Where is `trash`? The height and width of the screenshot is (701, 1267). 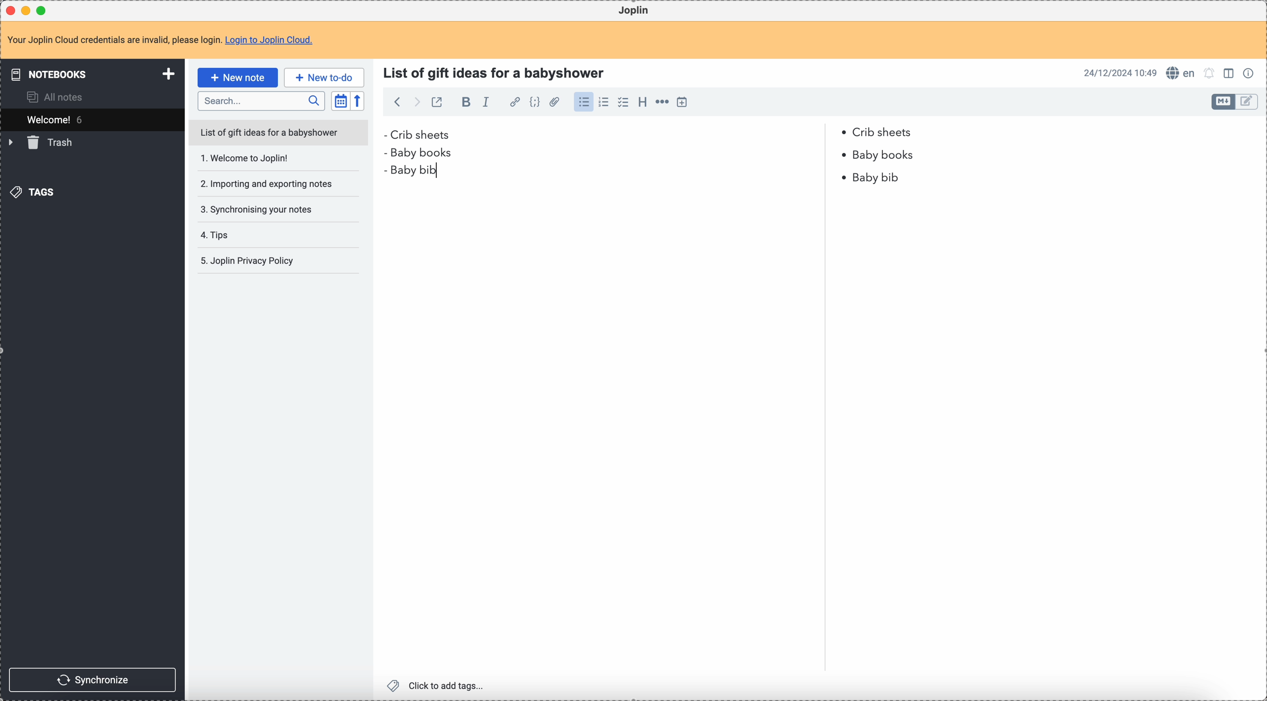 trash is located at coordinates (43, 144).